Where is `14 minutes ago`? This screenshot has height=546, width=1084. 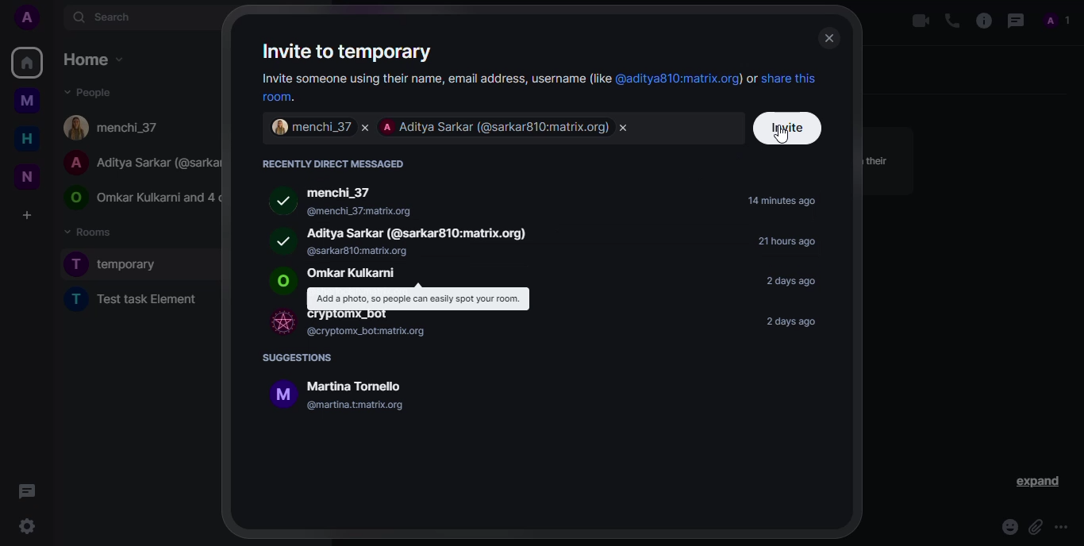
14 minutes ago is located at coordinates (783, 202).